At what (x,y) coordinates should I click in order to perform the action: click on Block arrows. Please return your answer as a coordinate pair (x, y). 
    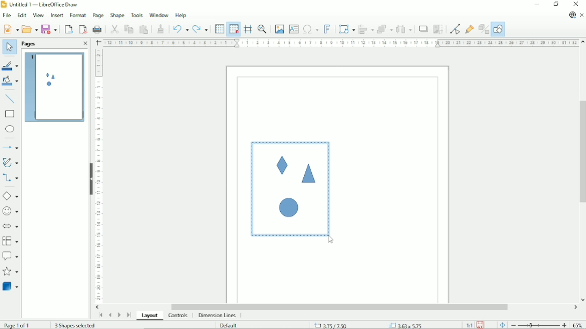
    Looking at the image, I should click on (11, 226).